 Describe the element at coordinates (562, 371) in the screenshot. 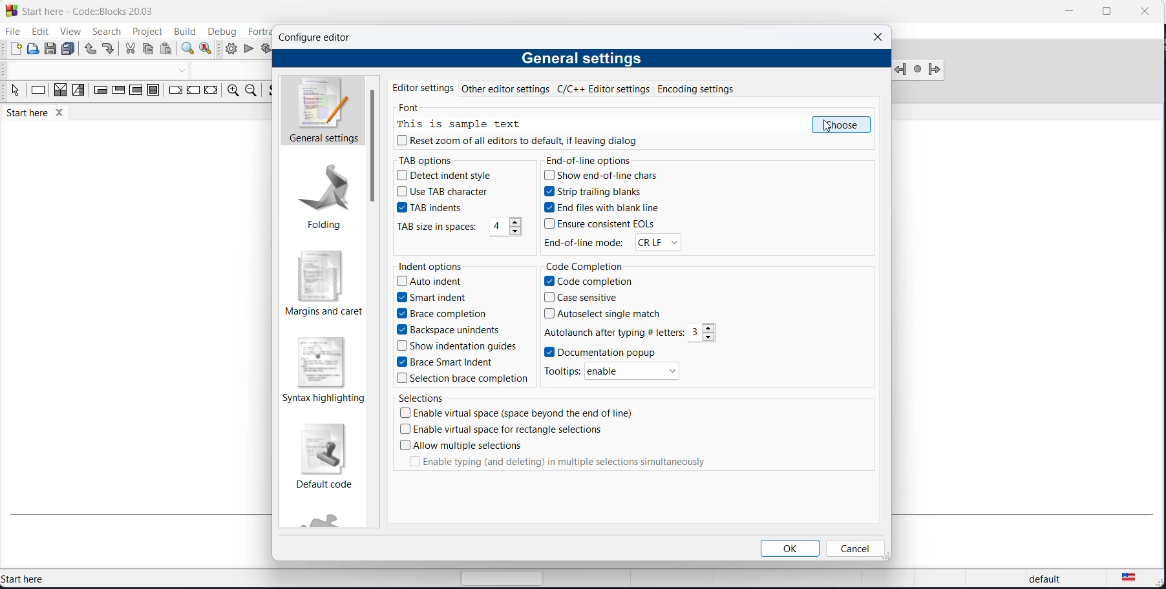

I see `tooltips` at that location.